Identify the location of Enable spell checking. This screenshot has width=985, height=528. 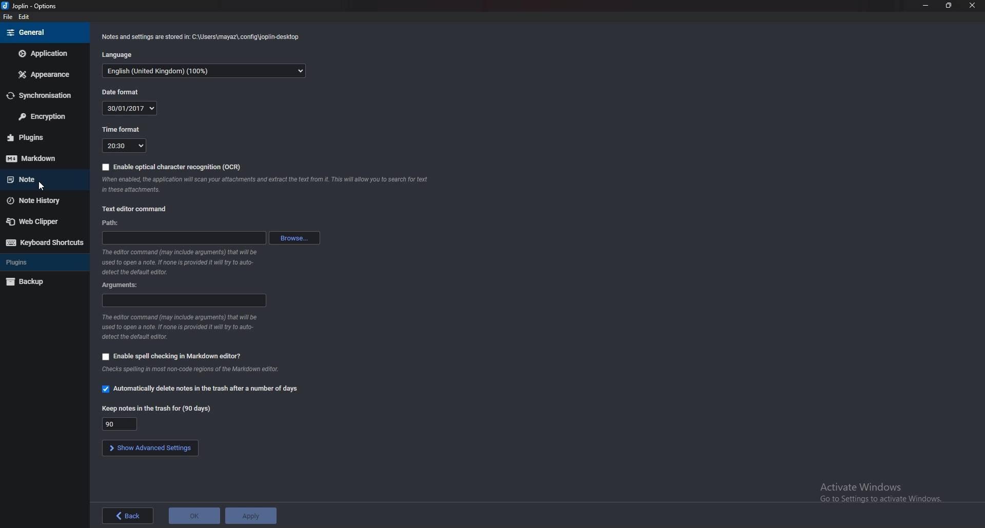
(177, 357).